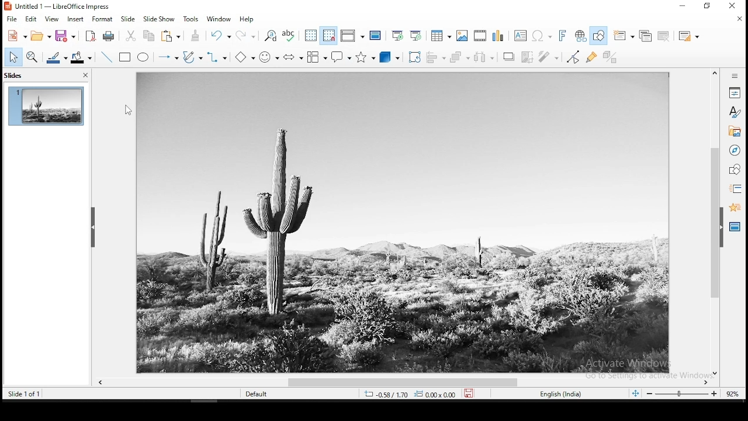 The image size is (748, 421). Describe the element at coordinates (78, 19) in the screenshot. I see `insert` at that location.